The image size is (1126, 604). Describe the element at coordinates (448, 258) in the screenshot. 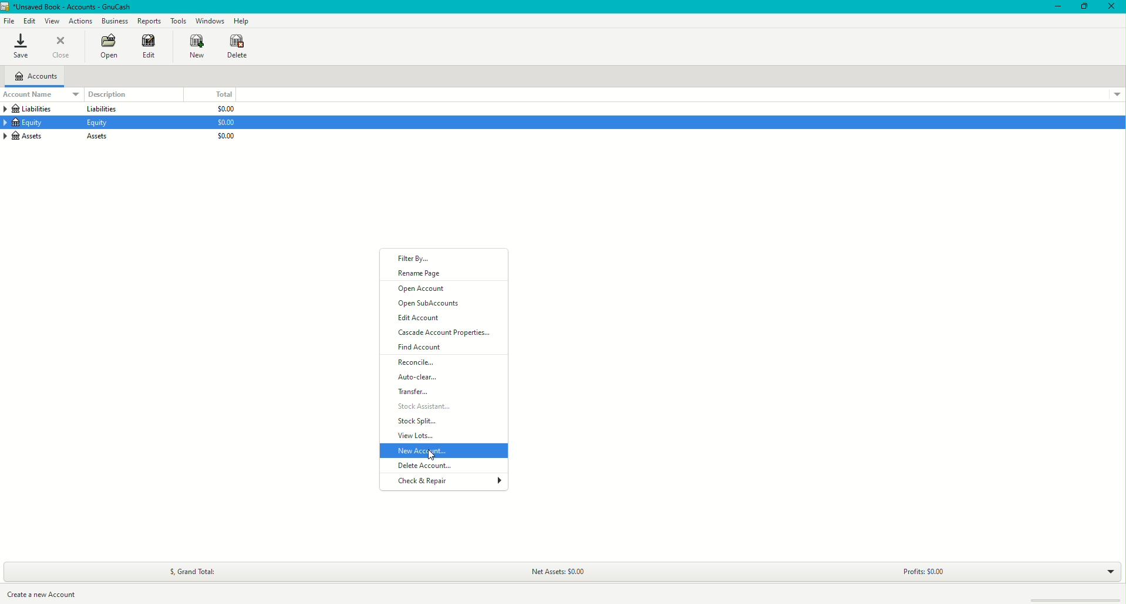

I see `Filter By` at that location.